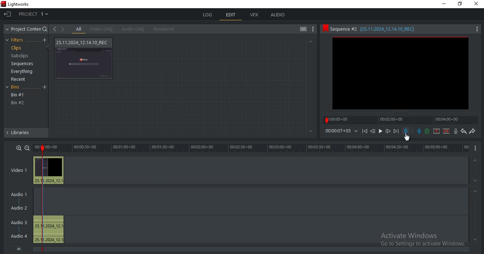  Describe the element at coordinates (476, 159) in the screenshot. I see `Up` at that location.